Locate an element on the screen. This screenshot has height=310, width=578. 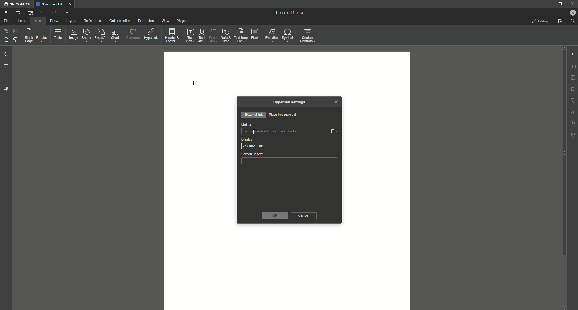
graph settings is located at coordinates (574, 112).